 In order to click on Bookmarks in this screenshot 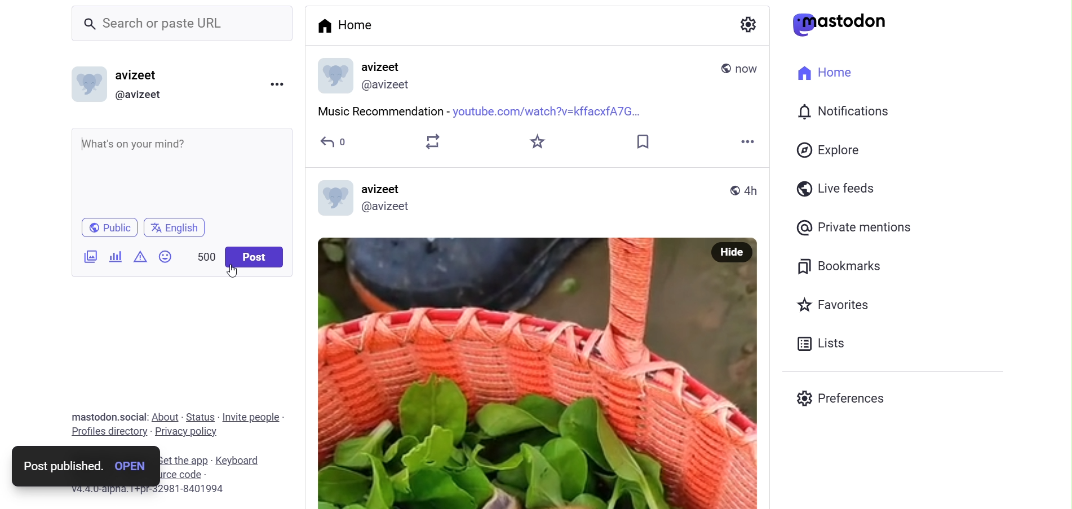, I will do `click(838, 265)`.